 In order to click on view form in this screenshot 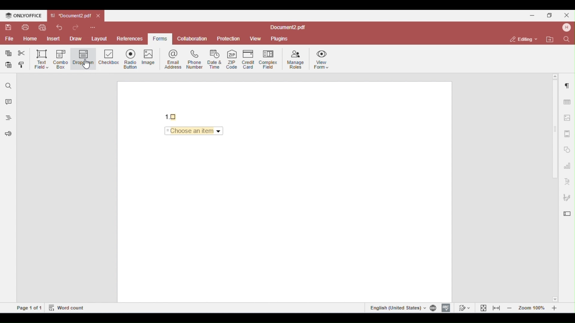, I will do `click(323, 59)`.